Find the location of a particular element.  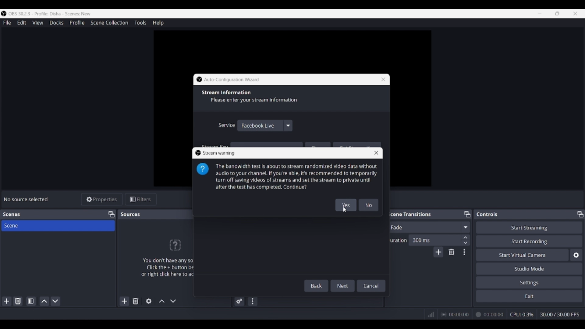

Cancel is located at coordinates (371, 285).